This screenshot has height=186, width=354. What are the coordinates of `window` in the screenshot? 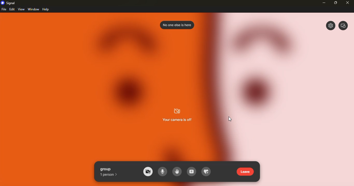 It's located at (34, 9).